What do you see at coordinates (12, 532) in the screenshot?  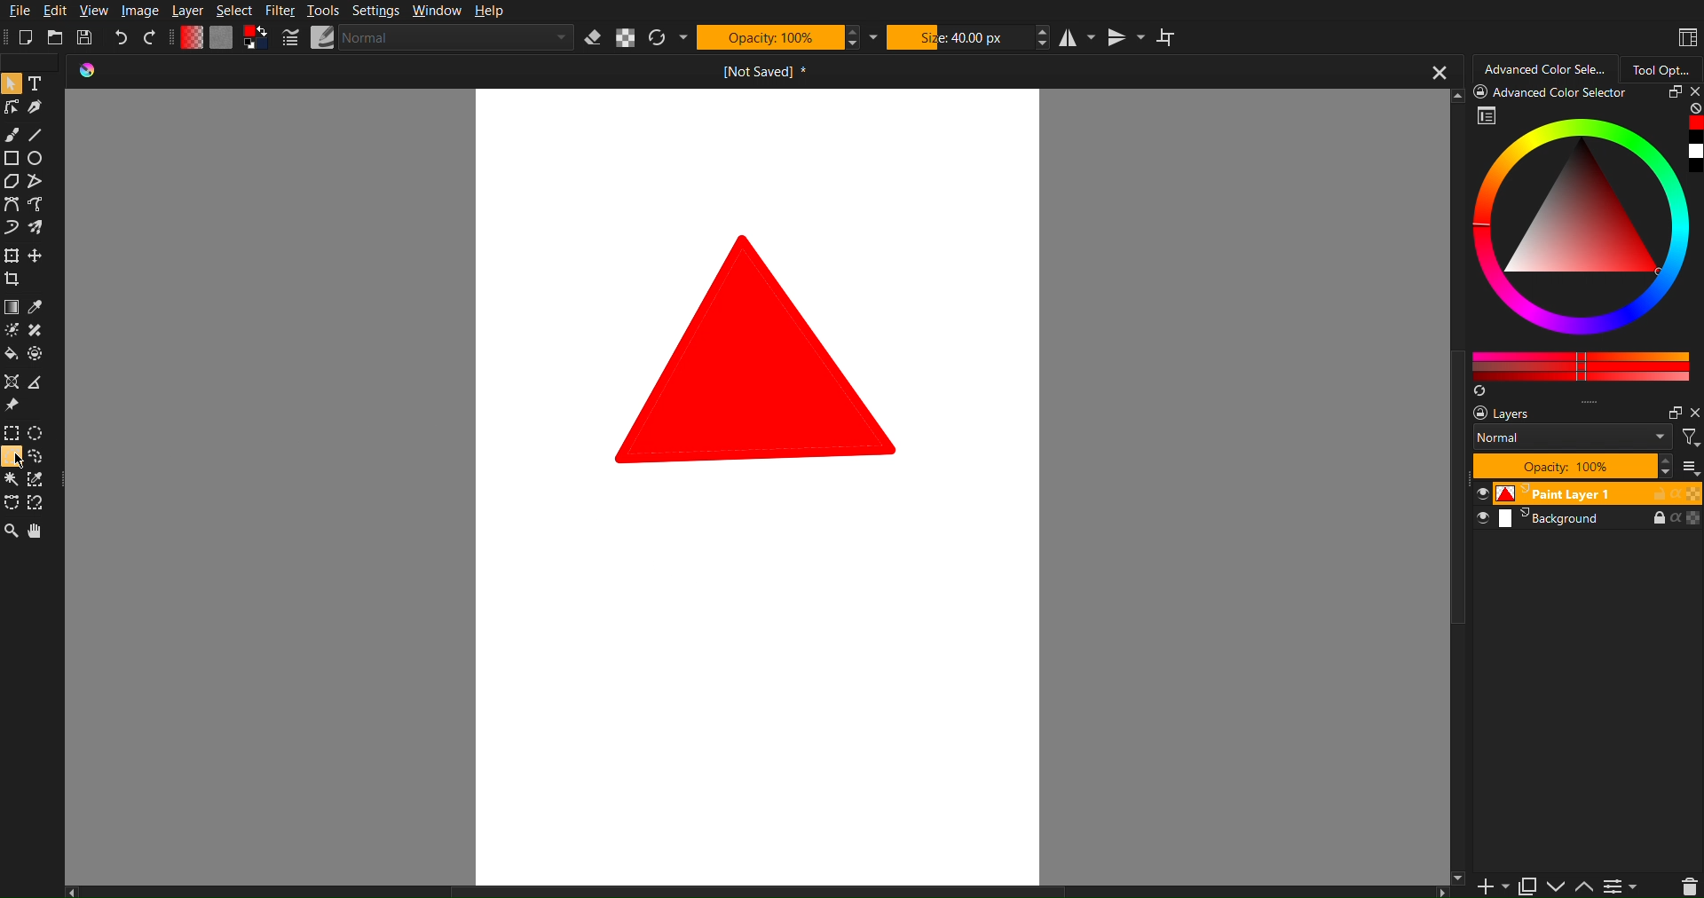 I see `Zoom` at bounding box center [12, 532].